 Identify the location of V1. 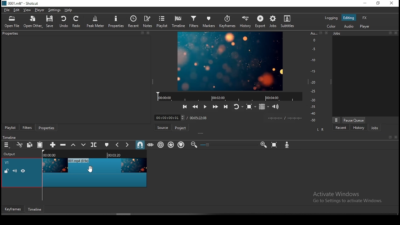
(8, 162).